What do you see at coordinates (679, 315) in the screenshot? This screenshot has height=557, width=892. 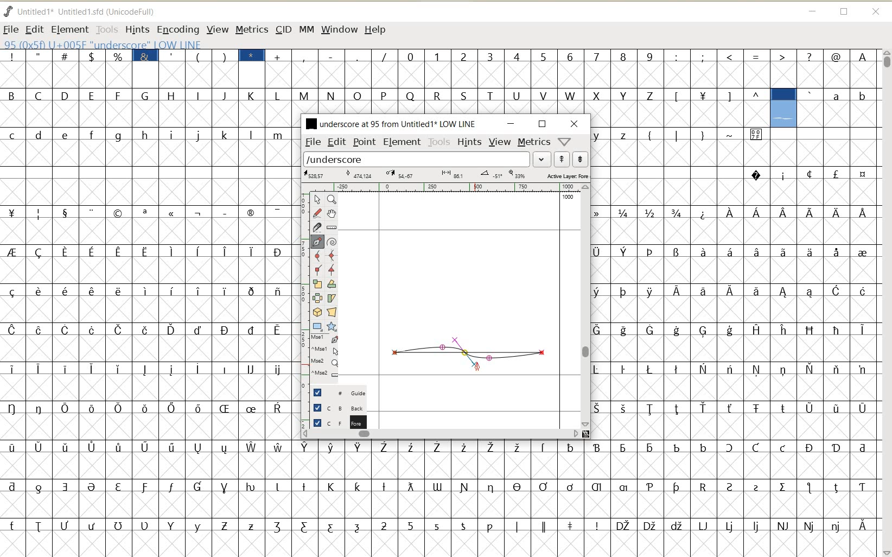 I see `GLYPHY CHARACTERS` at bounding box center [679, 315].